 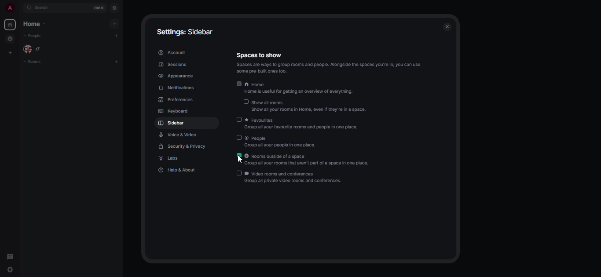 I want to click on ctrl K, so click(x=98, y=8).